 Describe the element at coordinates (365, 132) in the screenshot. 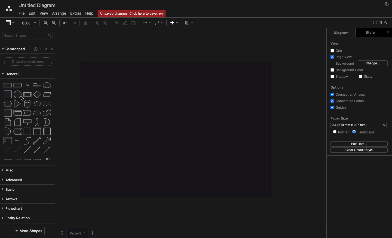

I see `Landscape` at that location.